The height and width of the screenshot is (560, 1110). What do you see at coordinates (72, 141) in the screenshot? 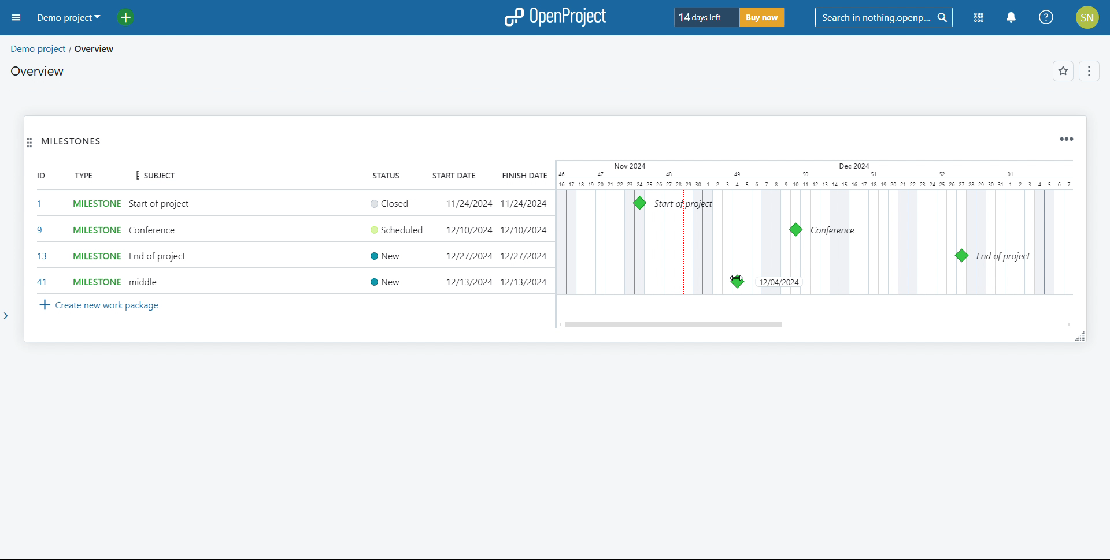
I see `milestones` at bounding box center [72, 141].